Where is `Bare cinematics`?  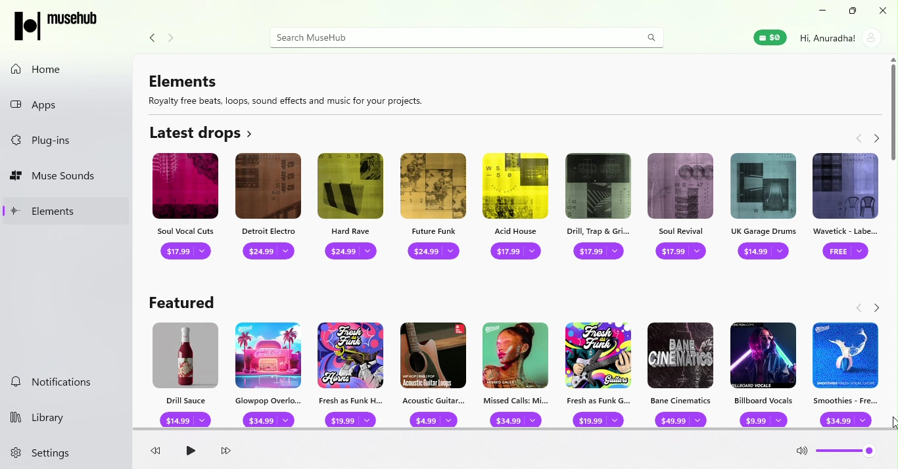 Bare cinematics is located at coordinates (682, 370).